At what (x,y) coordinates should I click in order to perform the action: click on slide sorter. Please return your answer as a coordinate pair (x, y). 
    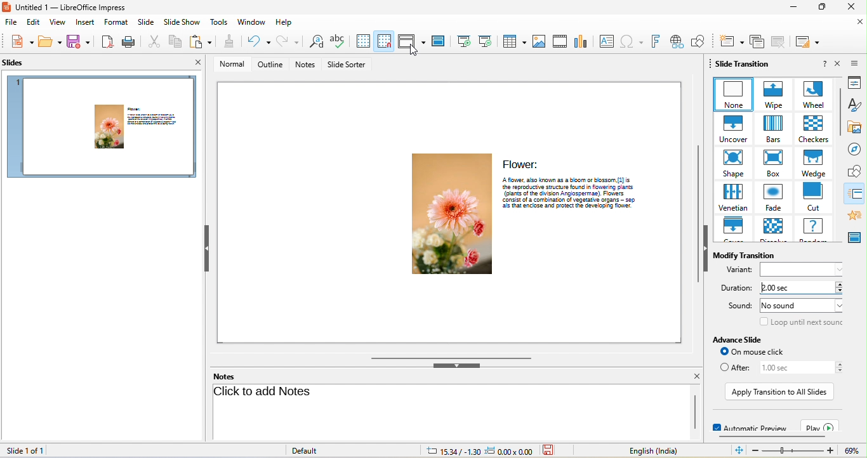
    Looking at the image, I should click on (348, 65).